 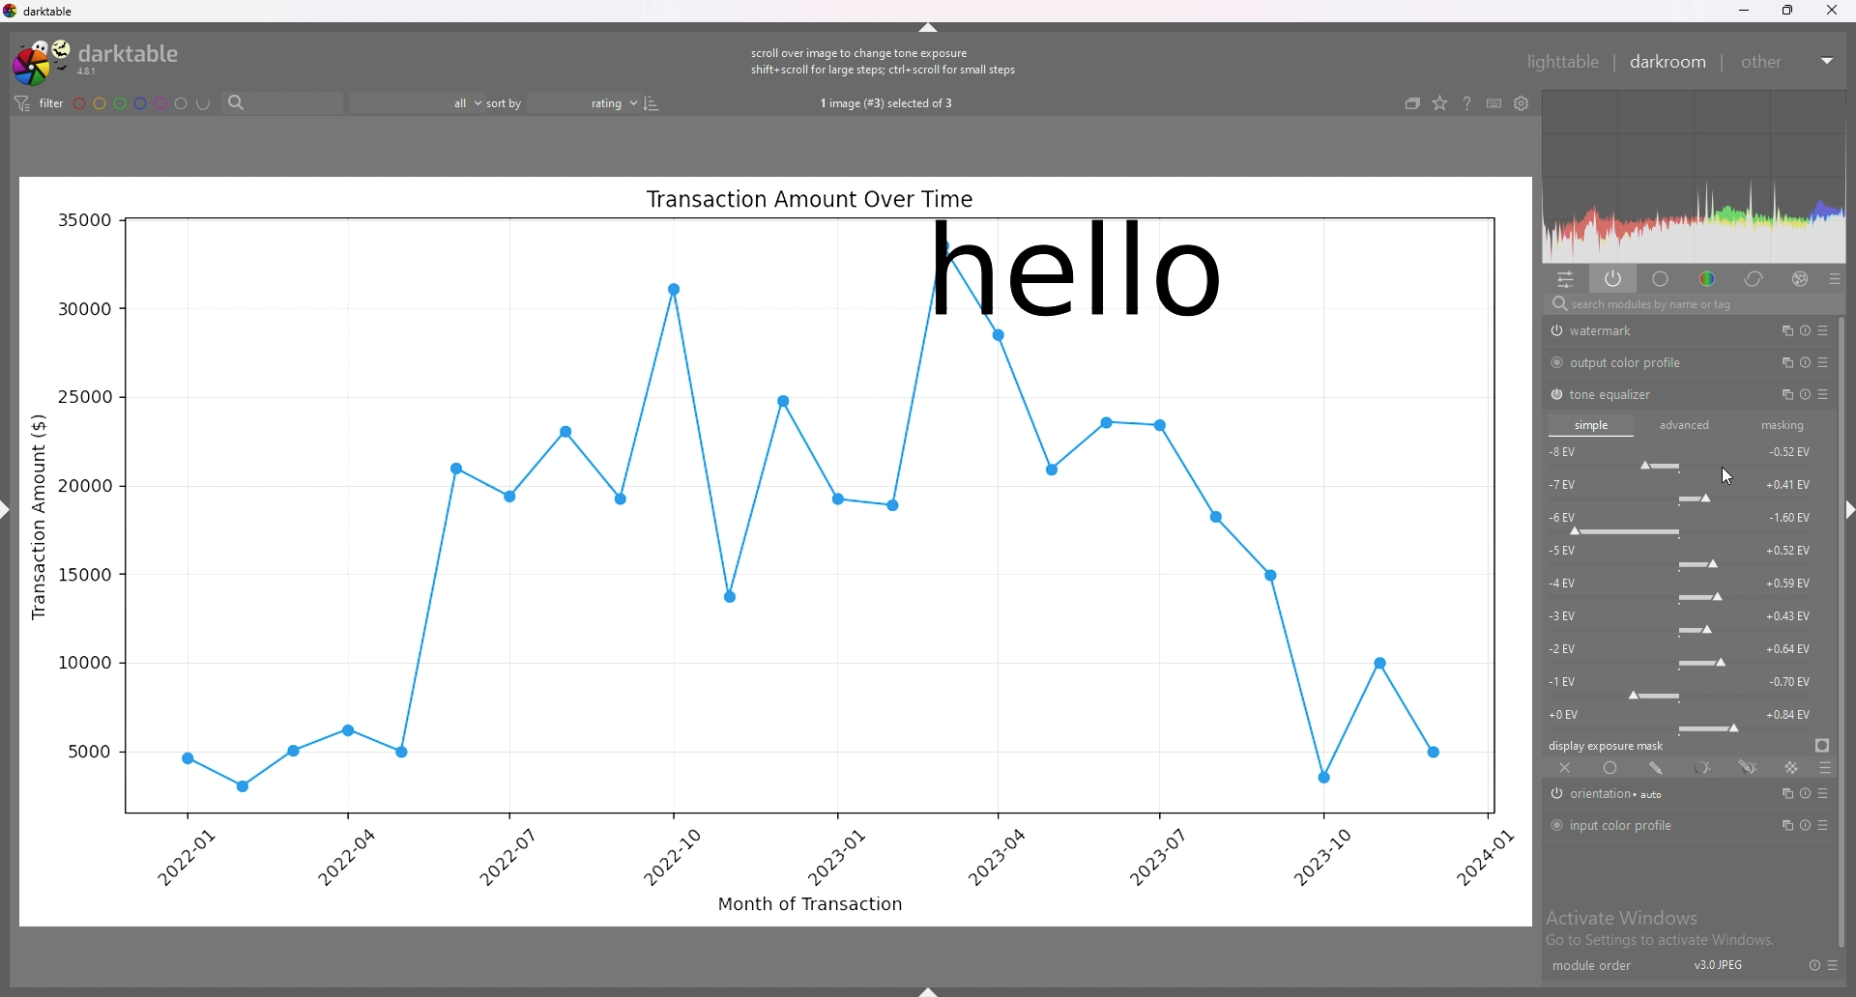 I want to click on drawn and parametric mask, so click(x=1747, y=766).